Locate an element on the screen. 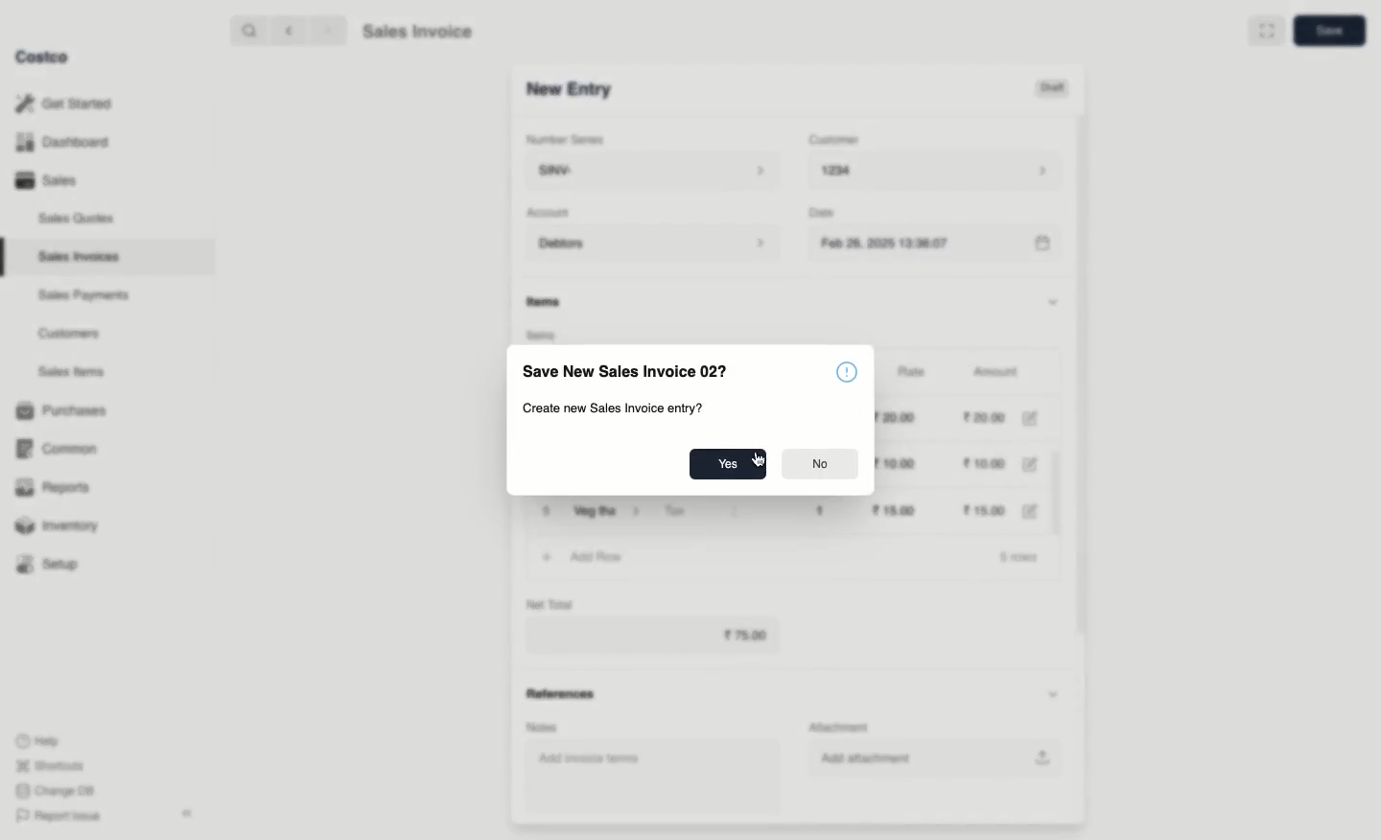 This screenshot has height=840, width=1381. Sales Invoices is located at coordinates (80, 257).